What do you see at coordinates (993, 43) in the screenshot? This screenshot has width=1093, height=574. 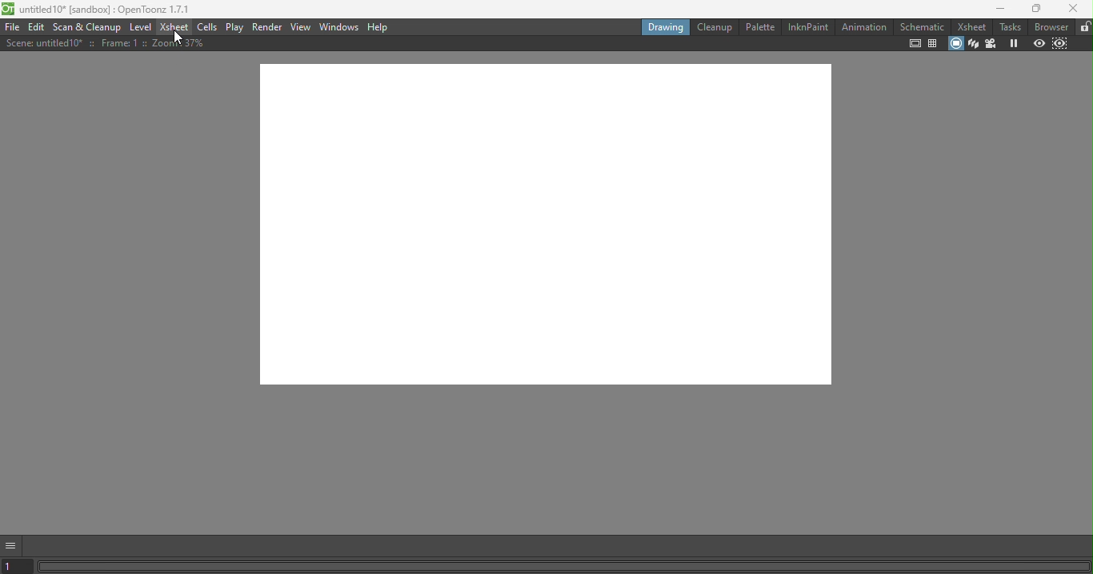 I see `Camera view` at bounding box center [993, 43].